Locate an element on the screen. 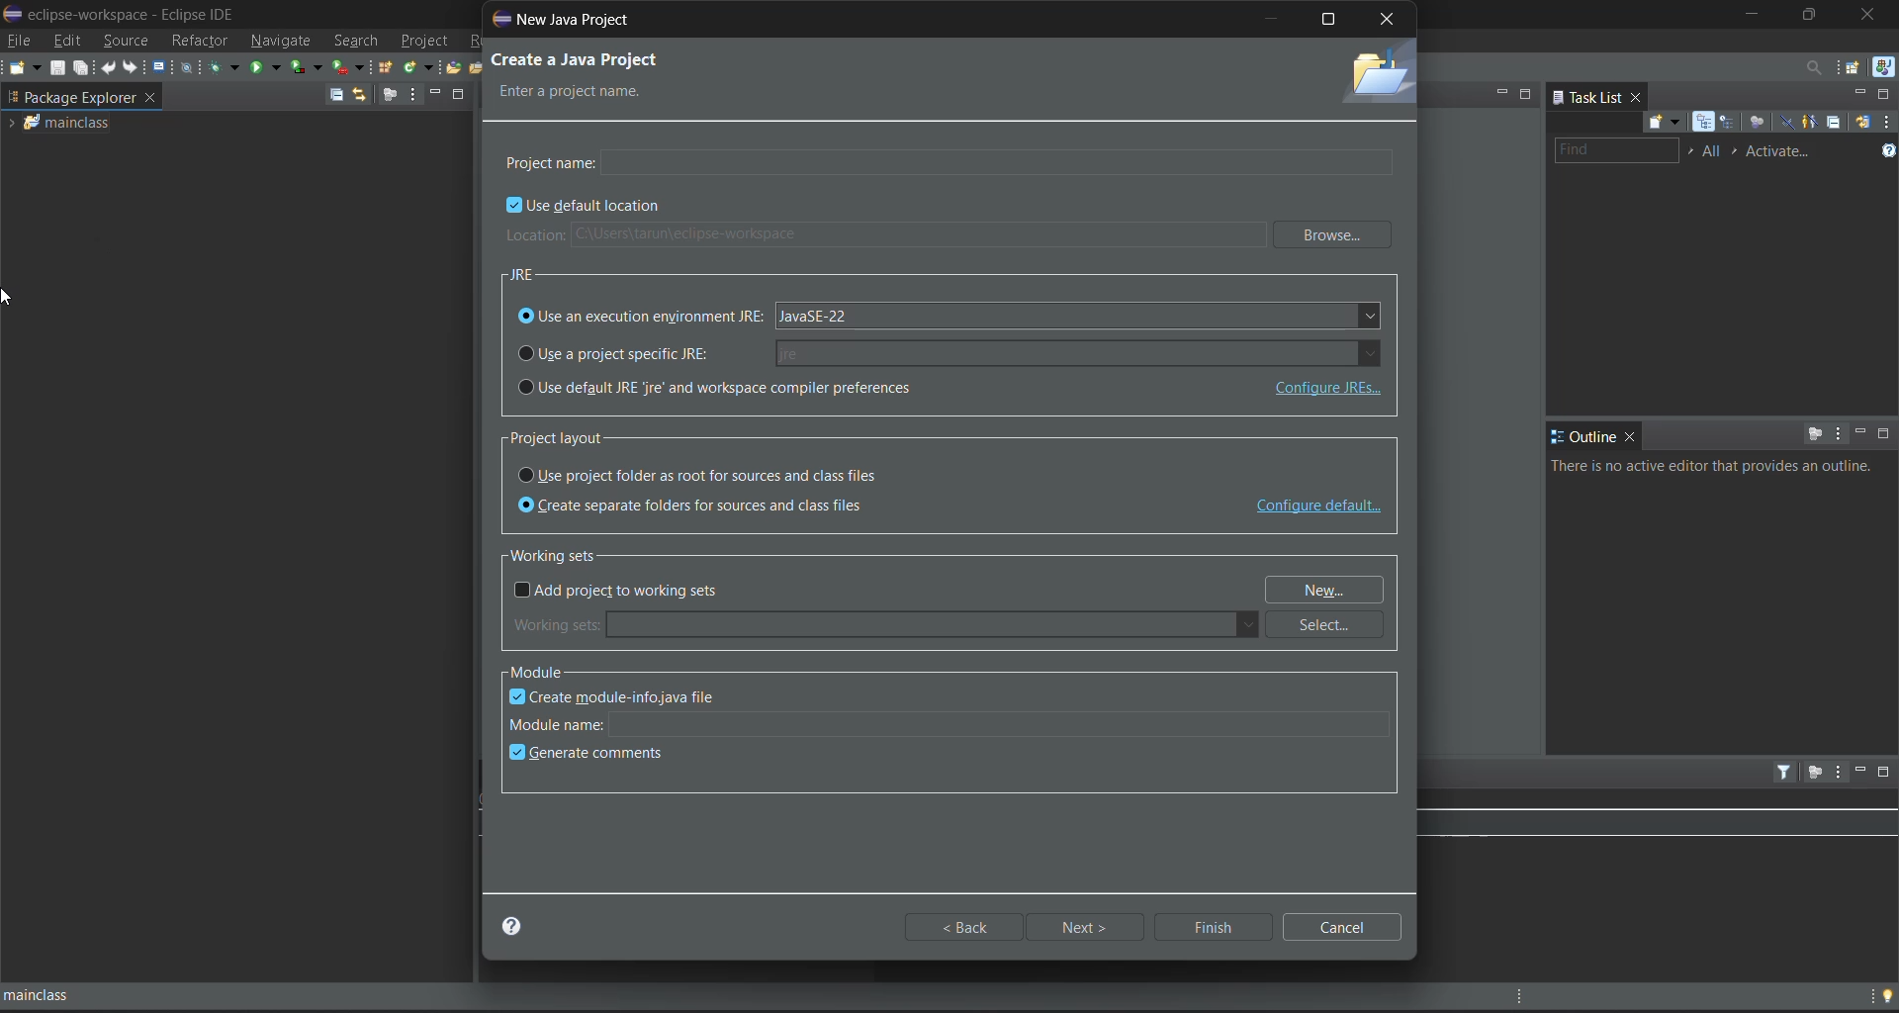 This screenshot has height=1013, width=1899. redo is located at coordinates (132, 66).